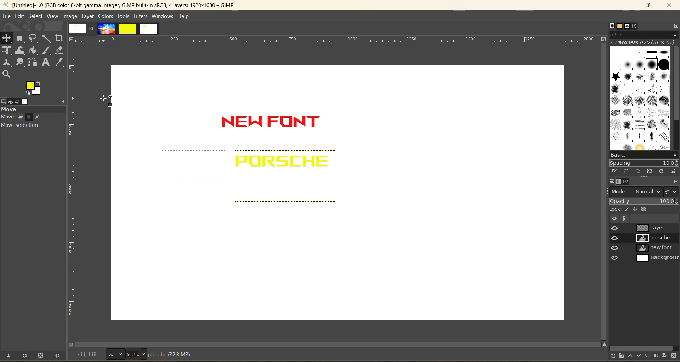 The image size is (680, 362). What do you see at coordinates (6, 16) in the screenshot?
I see `file` at bounding box center [6, 16].